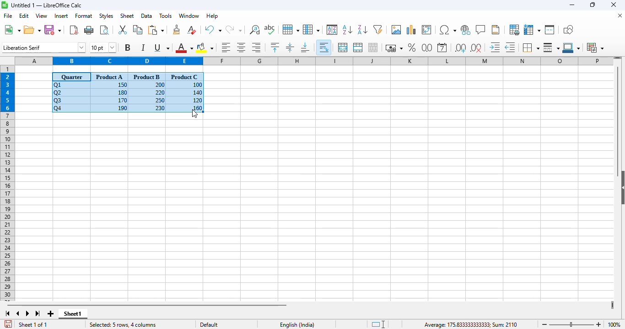 Image resolution: width=625 pixels, height=329 pixels. I want to click on insert comment, so click(481, 30).